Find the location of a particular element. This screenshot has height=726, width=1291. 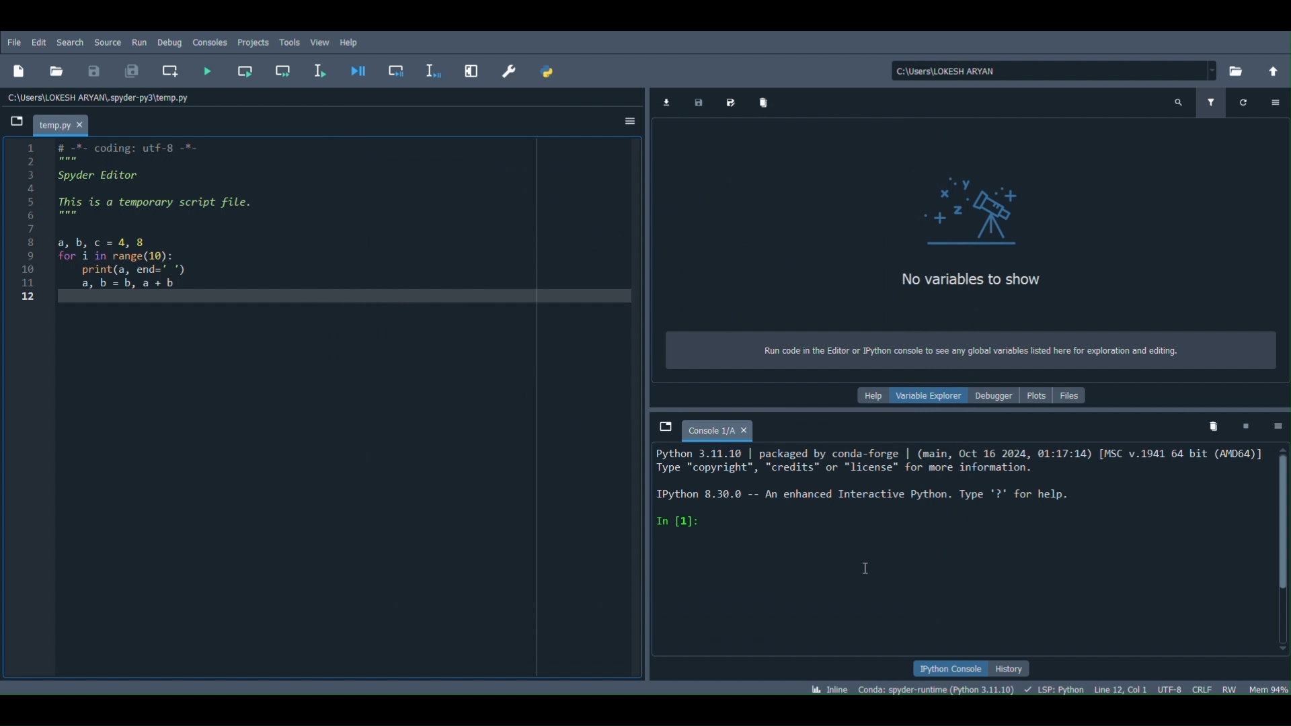

File name is located at coordinates (63, 124).